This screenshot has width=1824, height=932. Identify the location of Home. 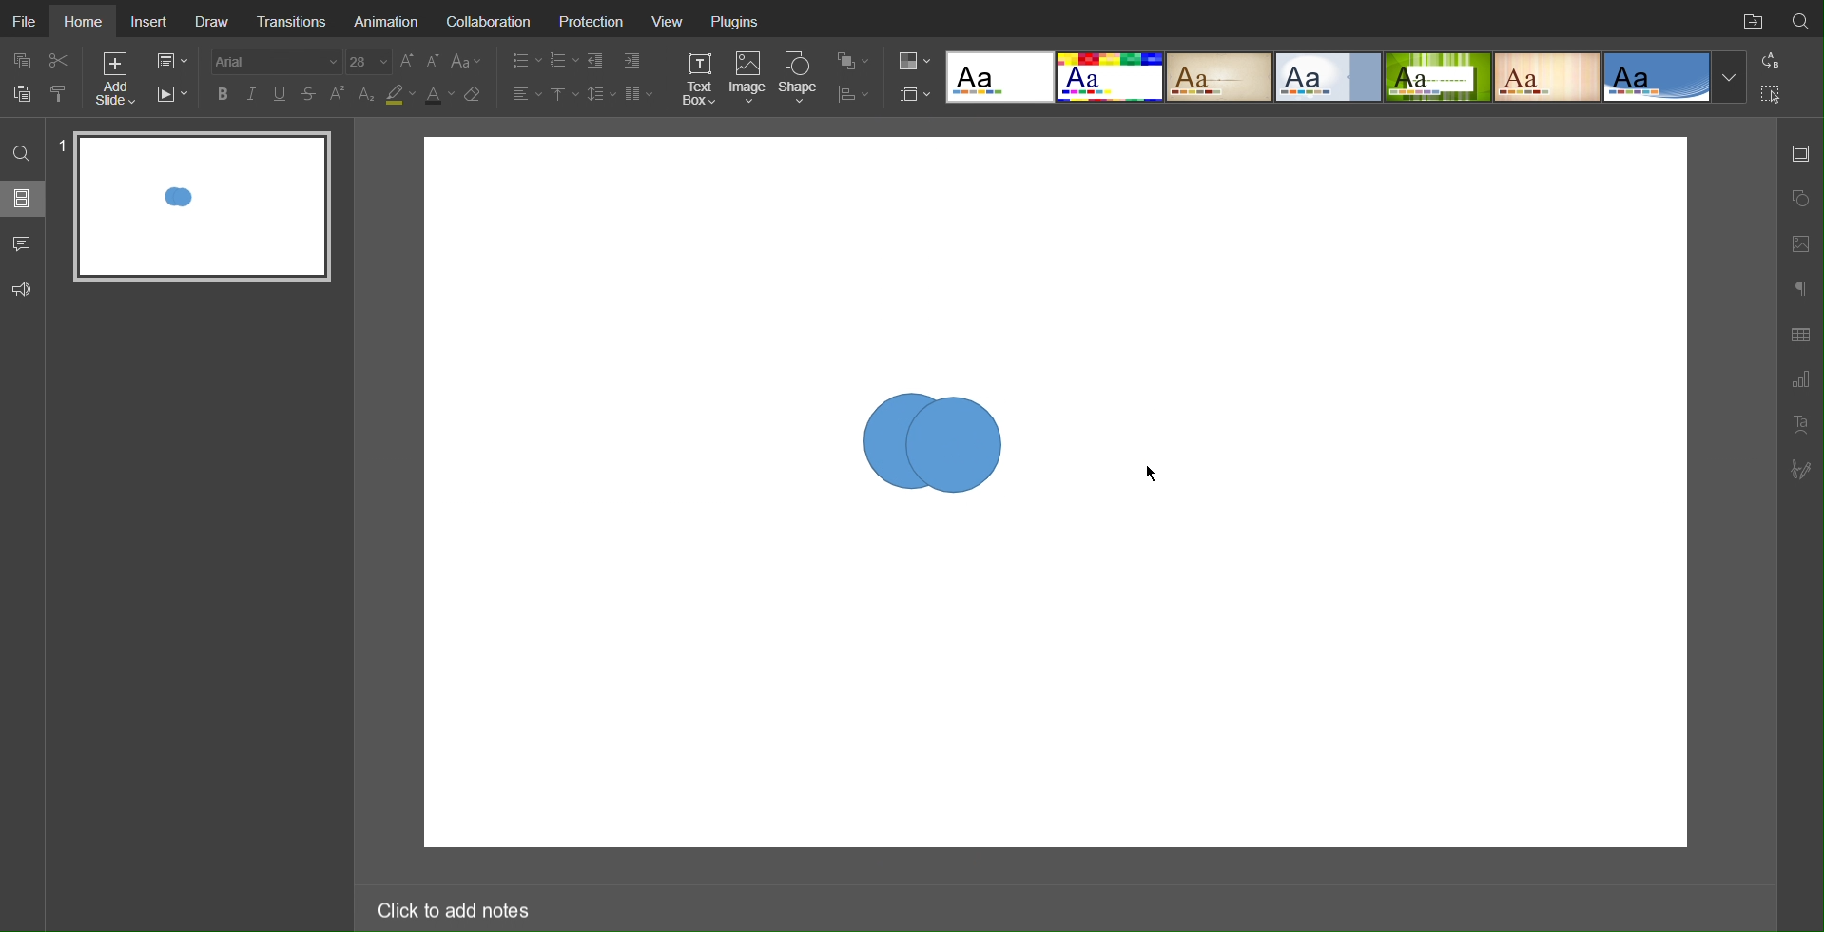
(86, 22).